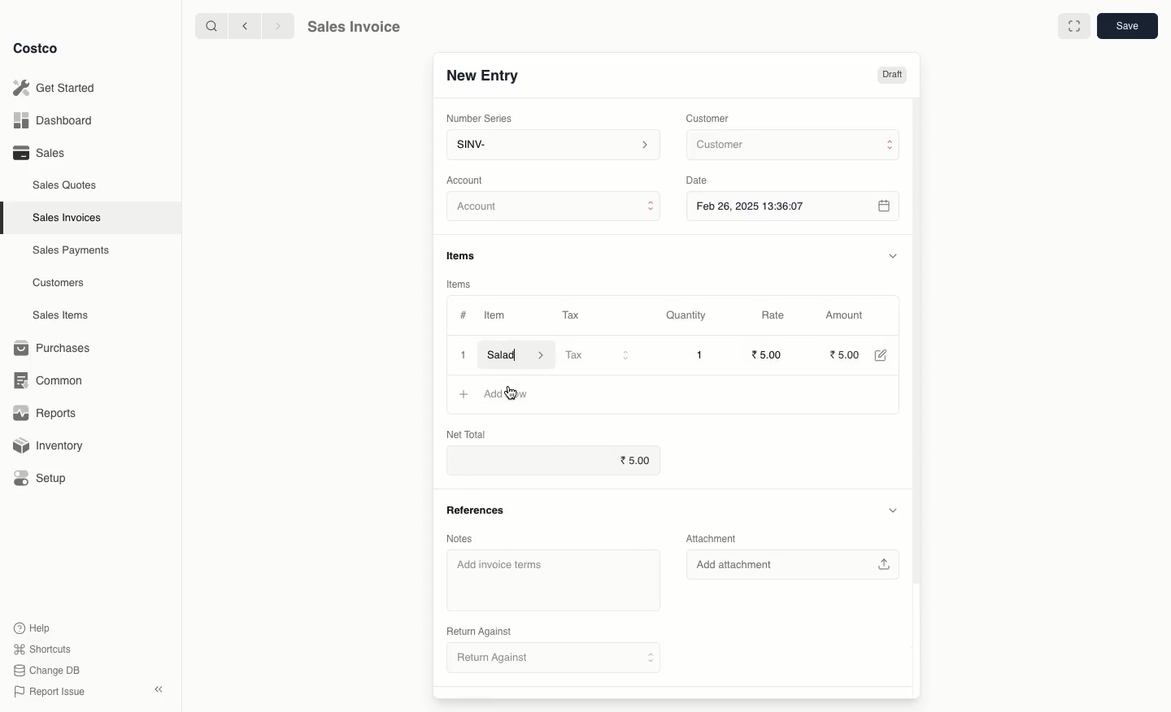  I want to click on Customer, so click(710, 117).